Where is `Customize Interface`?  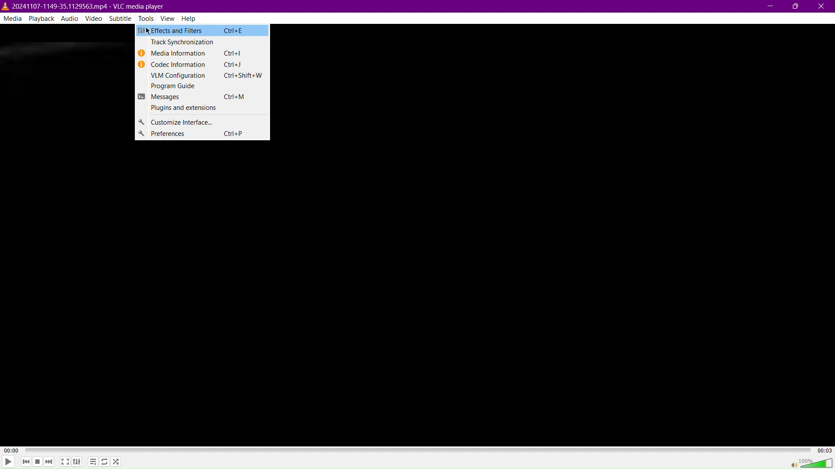 Customize Interface is located at coordinates (203, 122).